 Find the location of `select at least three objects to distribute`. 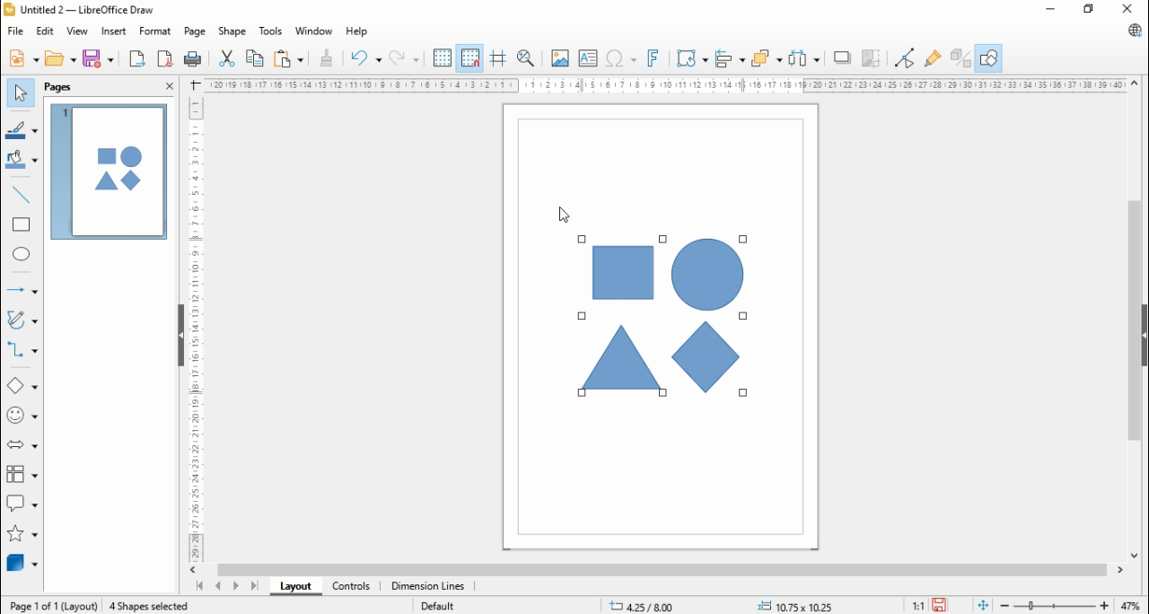

select at least three objects to distribute is located at coordinates (803, 59).